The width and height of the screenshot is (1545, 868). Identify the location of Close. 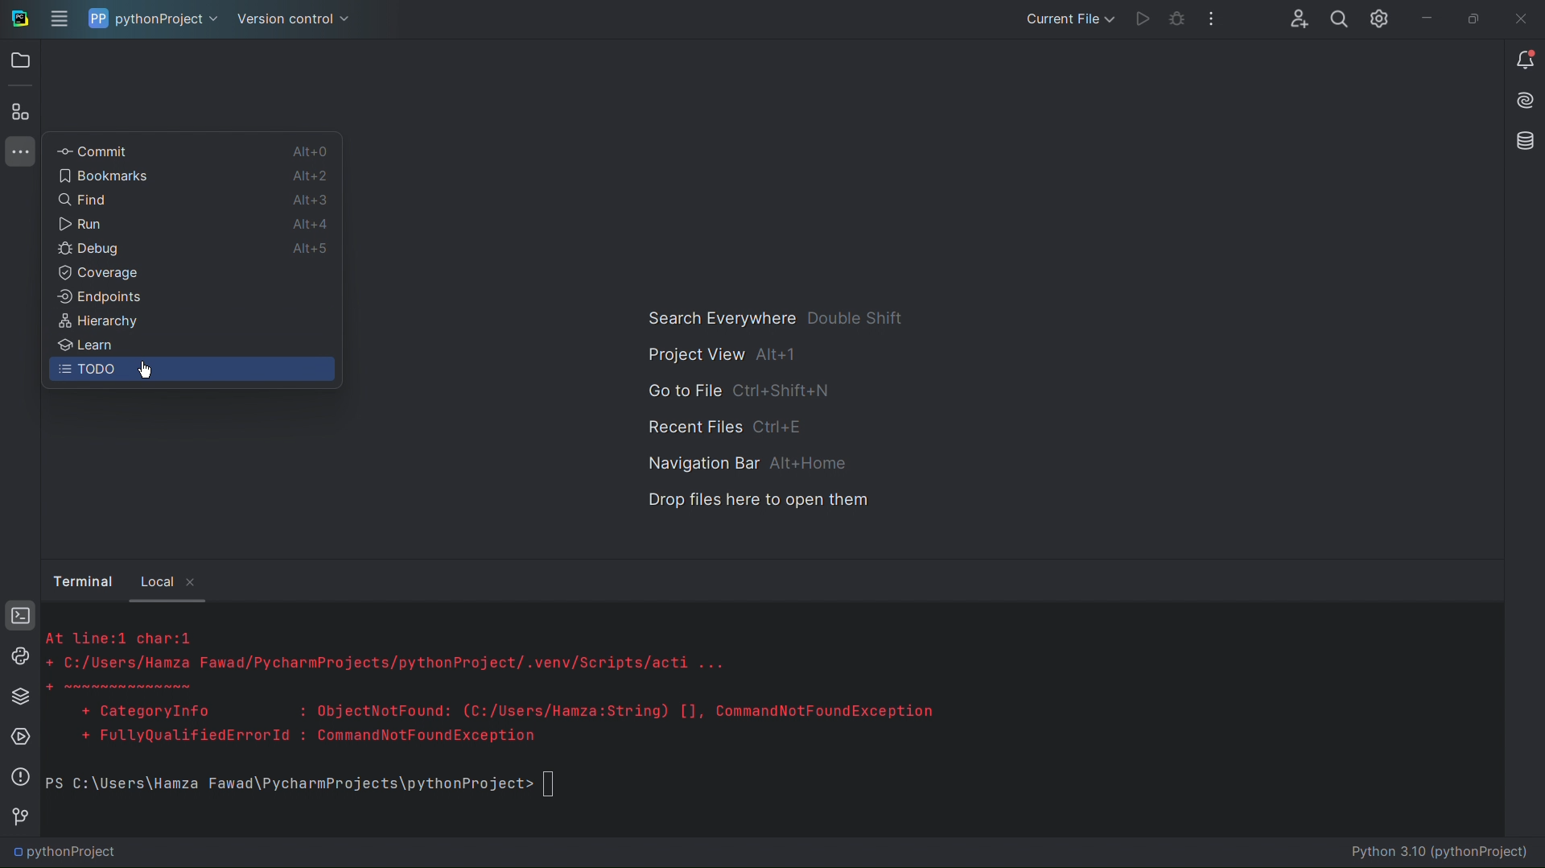
(1522, 15).